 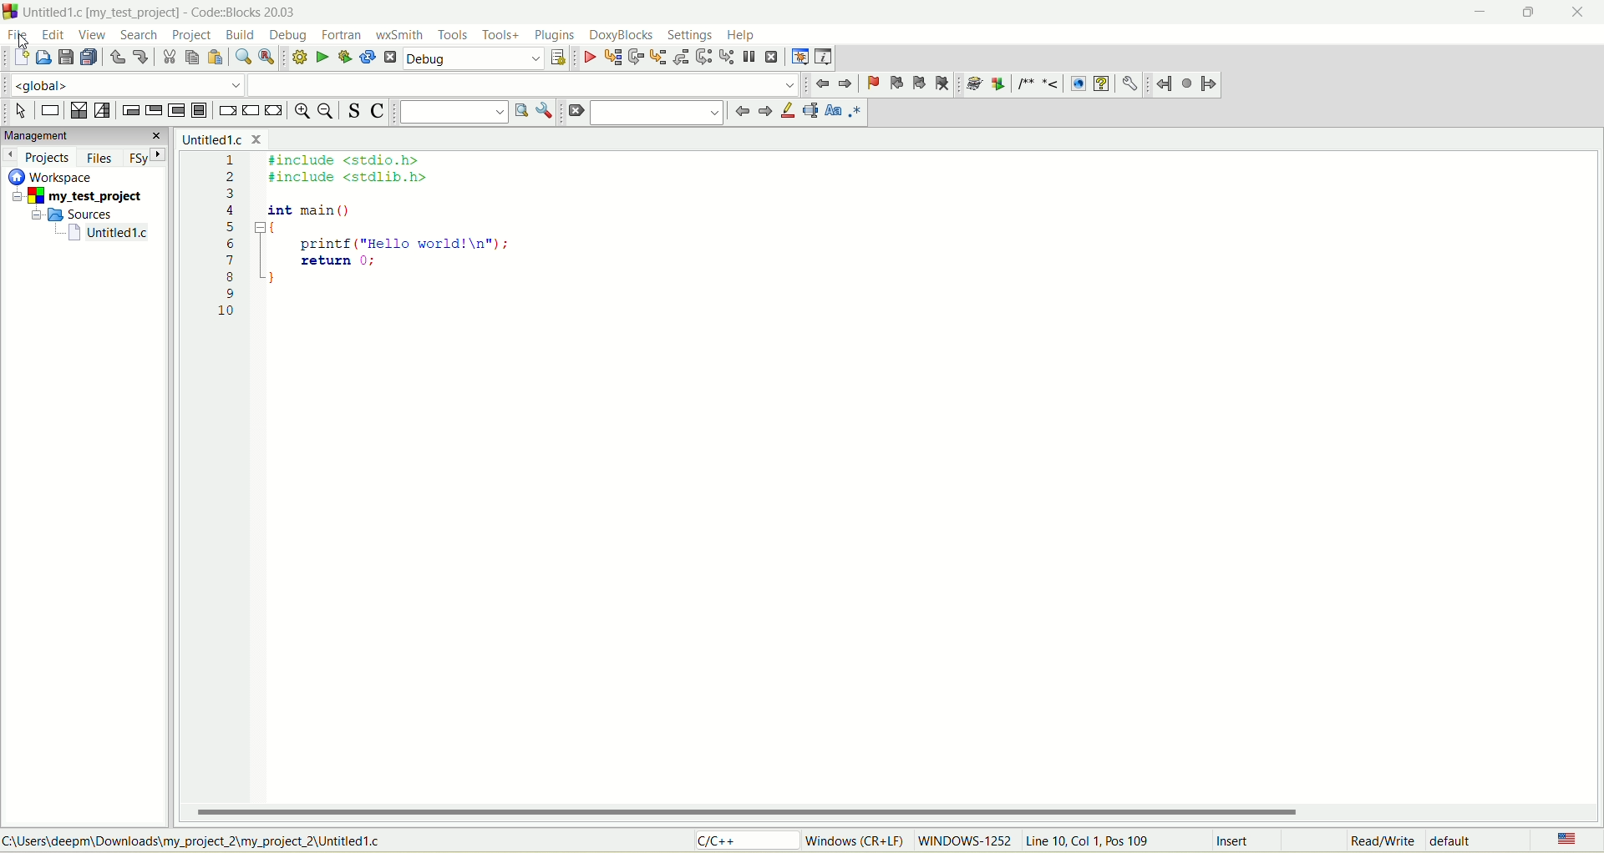 What do you see at coordinates (657, 111) in the screenshot?
I see `blank space` at bounding box center [657, 111].